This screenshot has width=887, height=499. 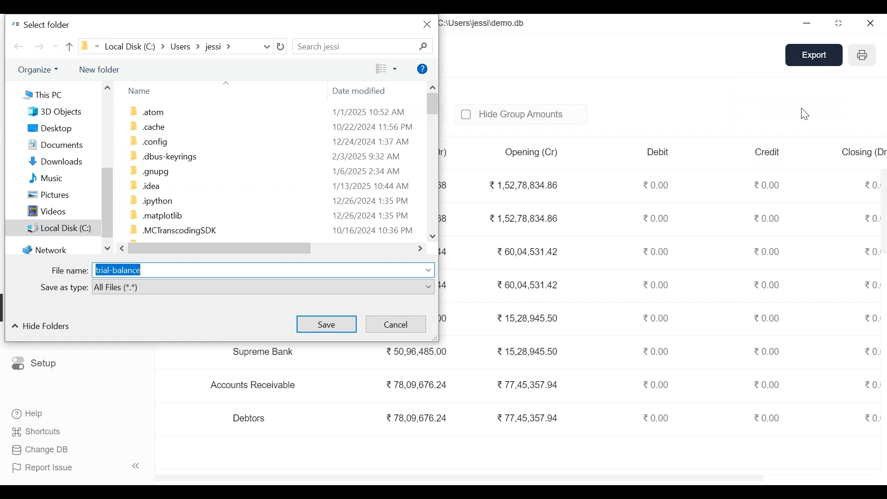 What do you see at coordinates (43, 94) in the screenshot?
I see `This PC` at bounding box center [43, 94].